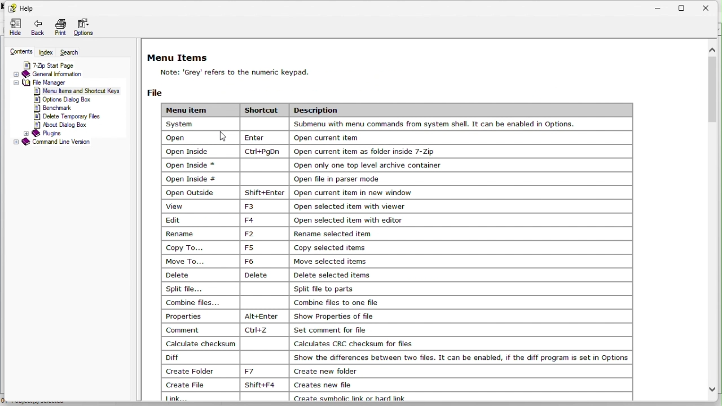  I want to click on Index, so click(47, 51).